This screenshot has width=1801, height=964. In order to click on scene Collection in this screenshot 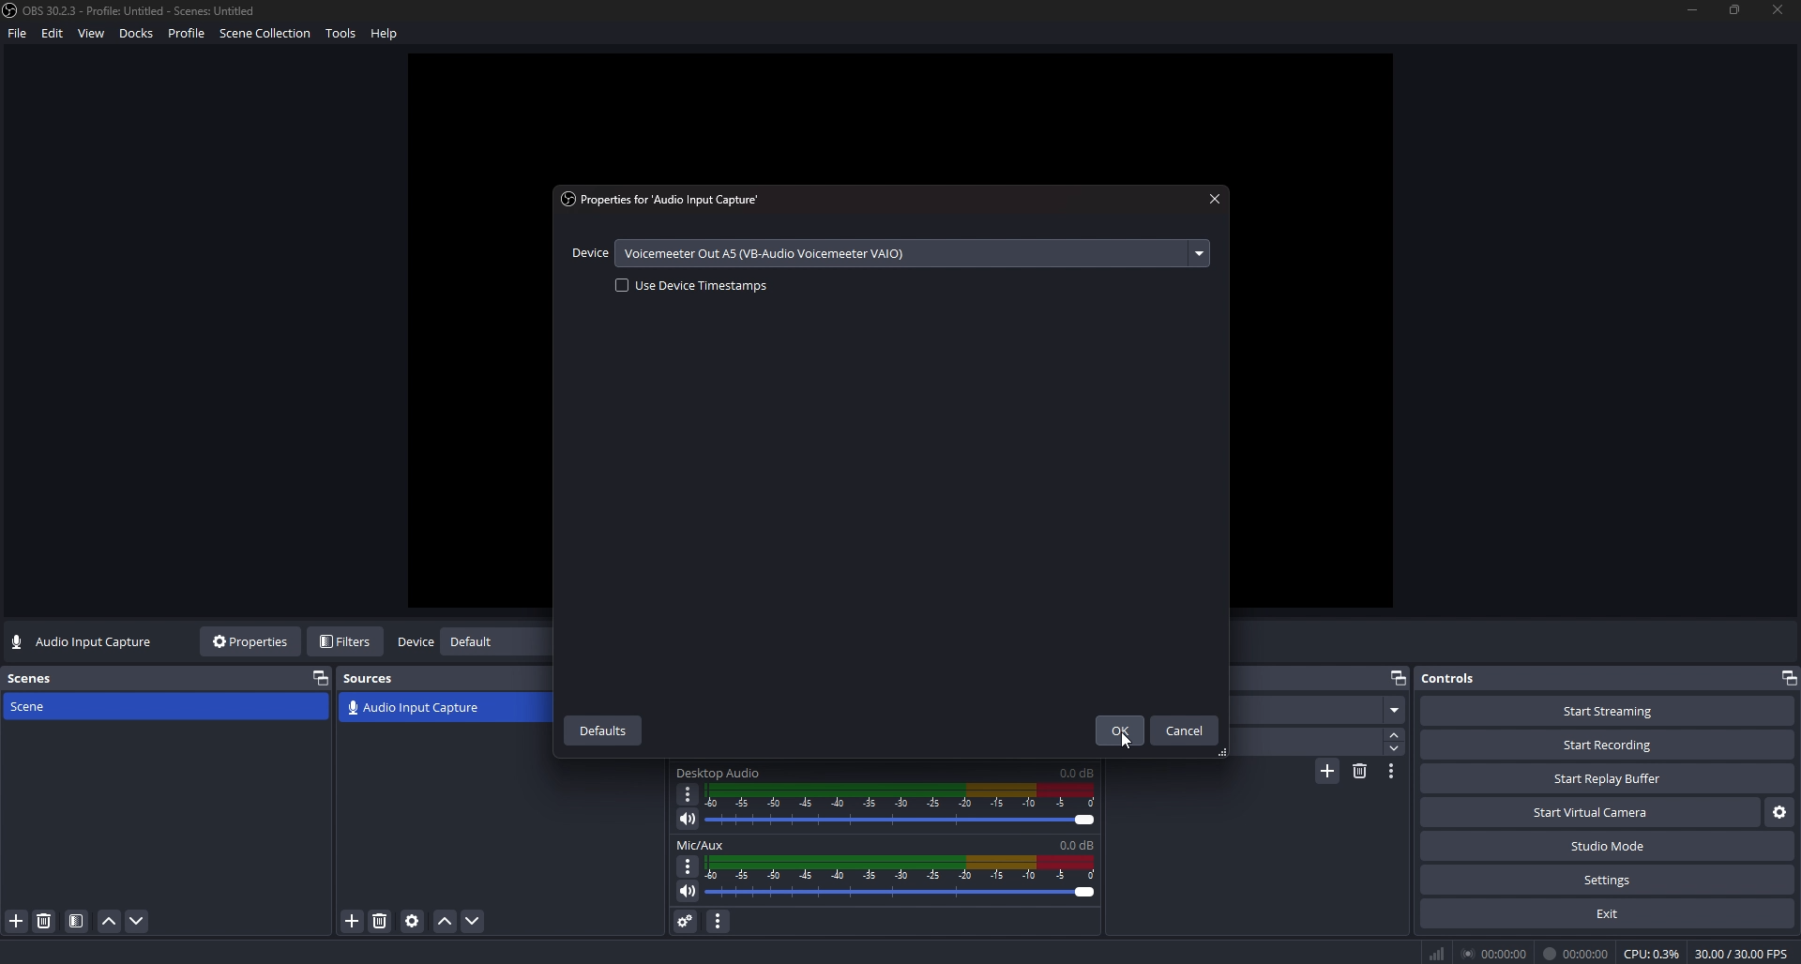, I will do `click(267, 36)`.